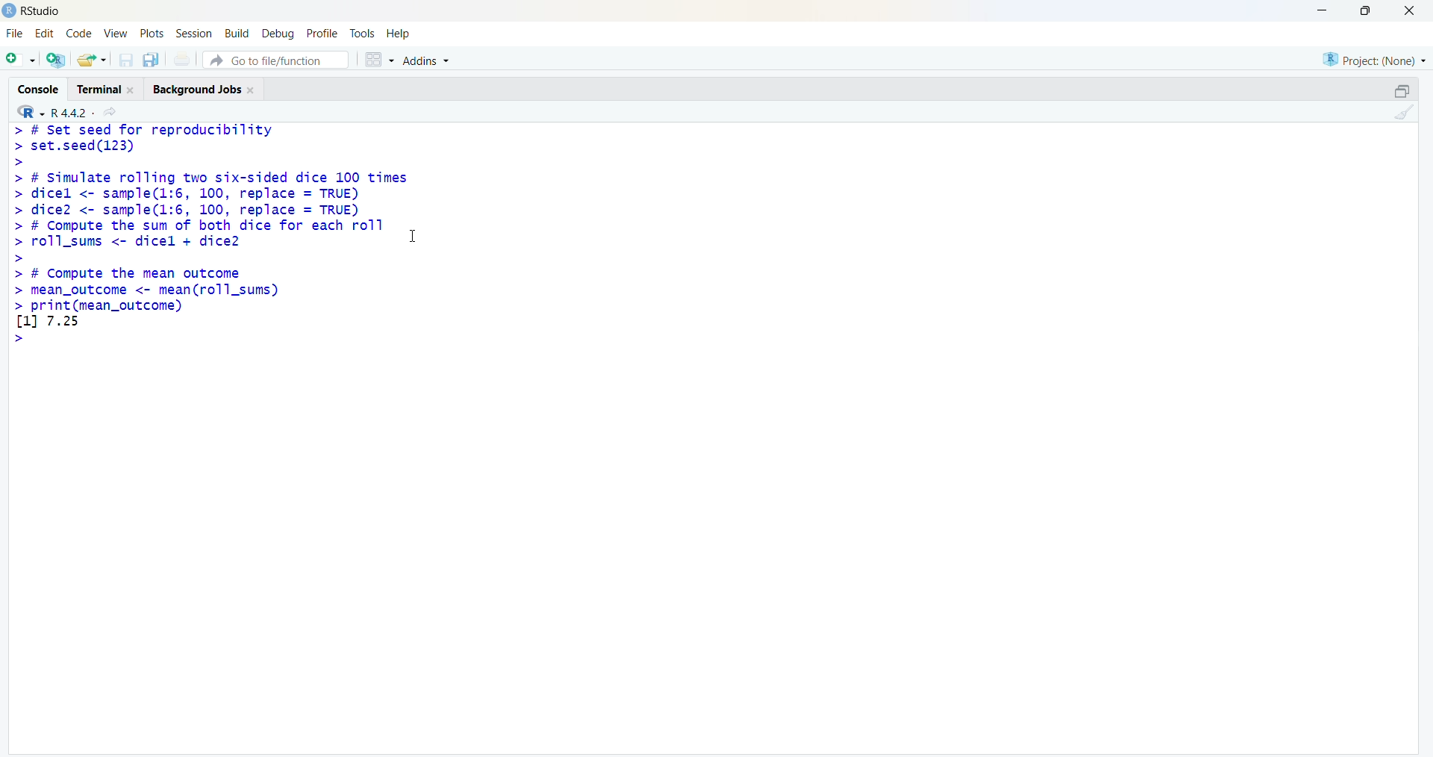  I want to click on copy, so click(151, 59).